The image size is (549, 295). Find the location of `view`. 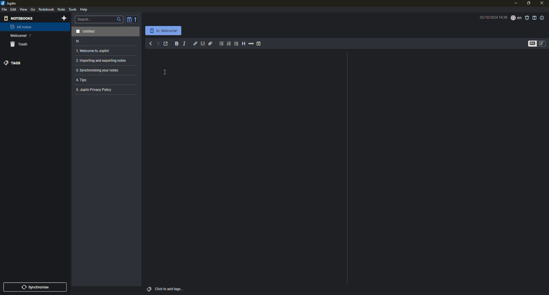

view is located at coordinates (24, 9).